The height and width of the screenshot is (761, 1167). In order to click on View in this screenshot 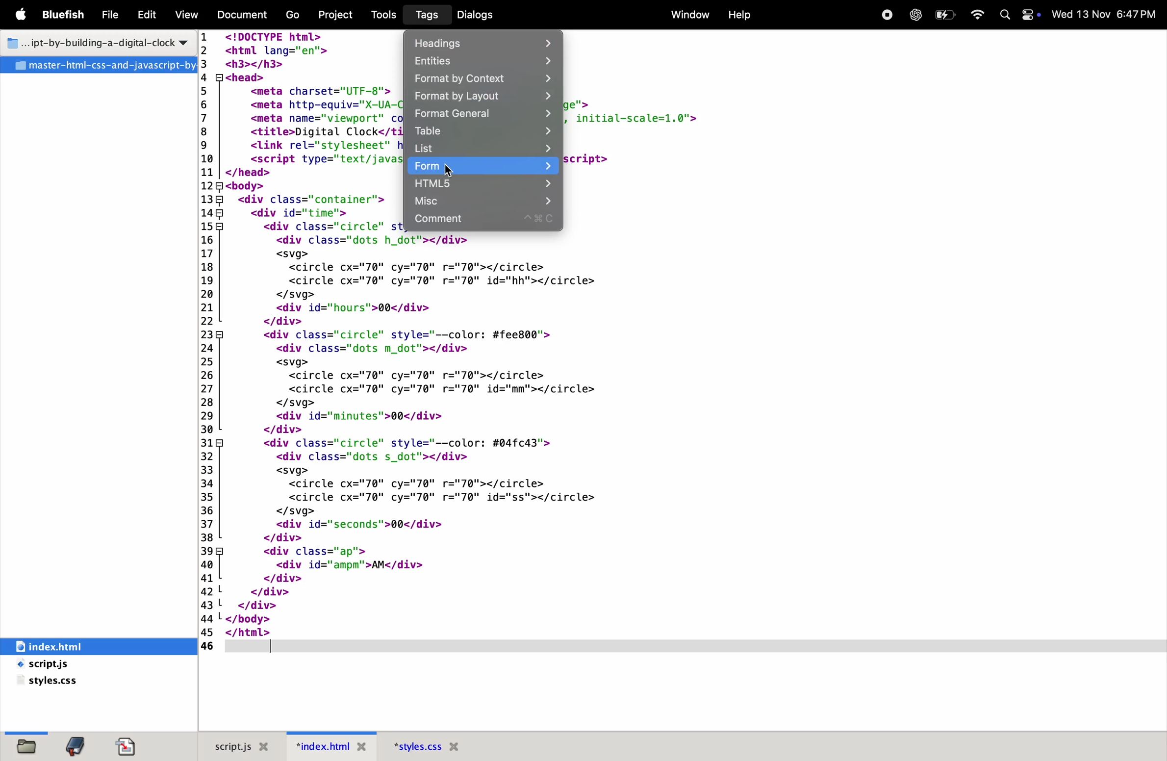, I will do `click(187, 14)`.